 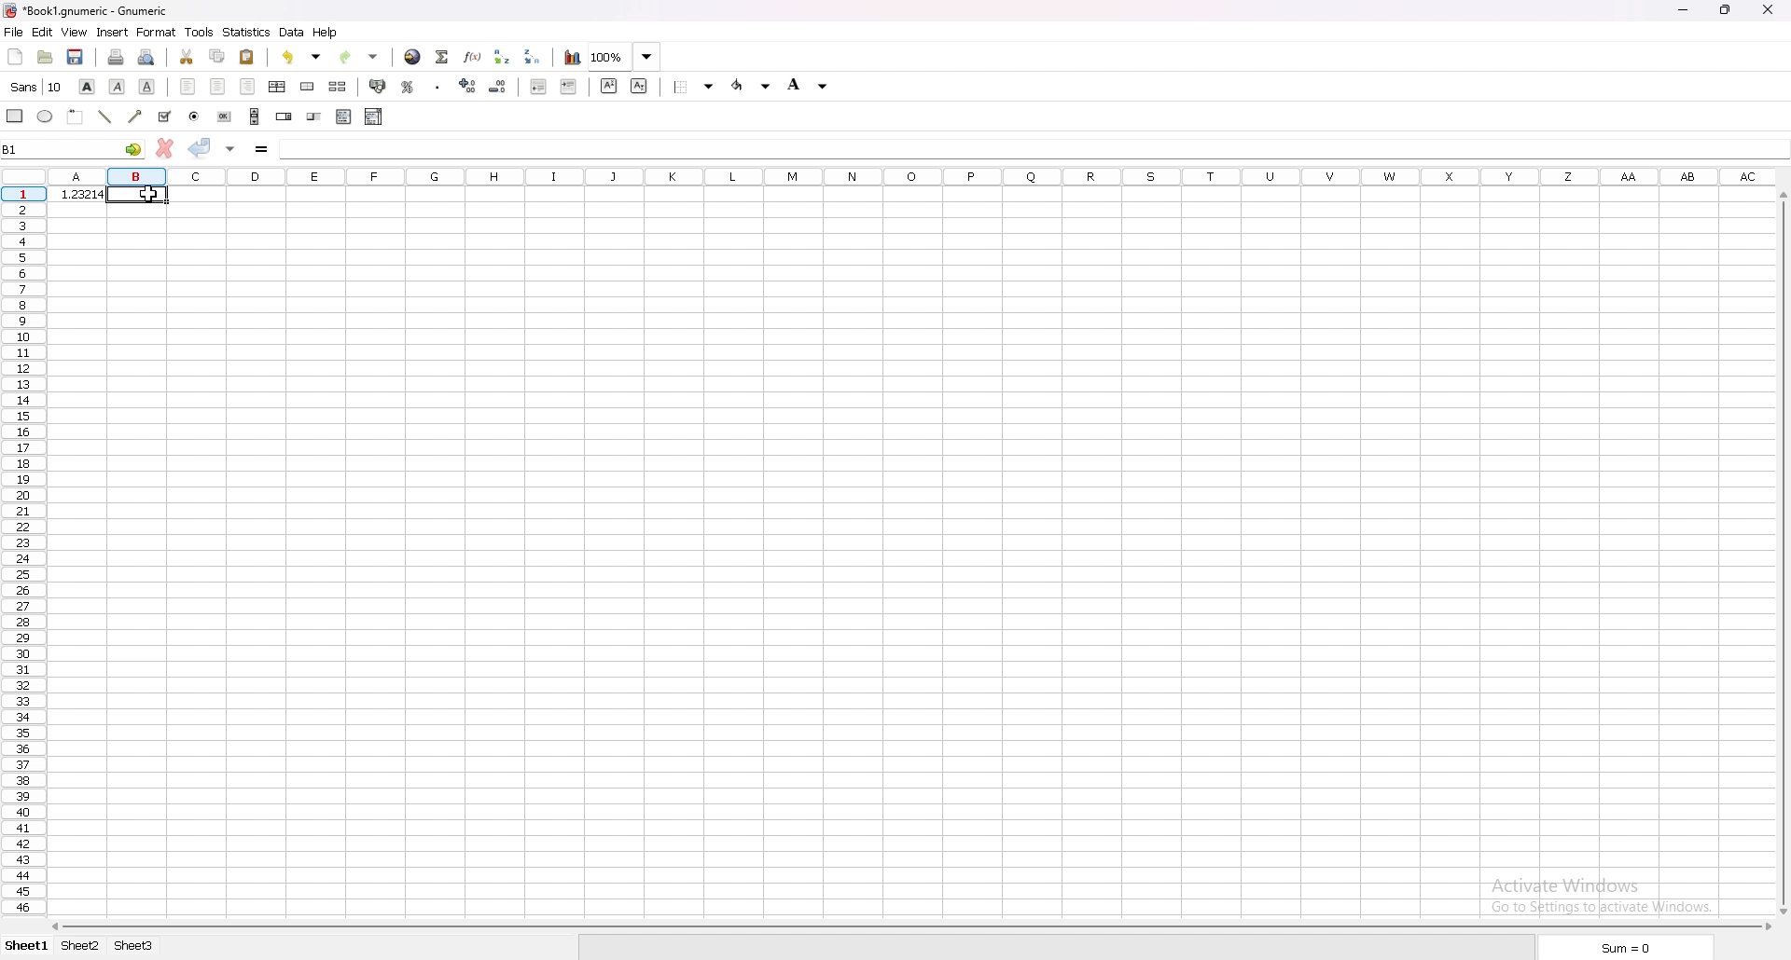 I want to click on cell input, so click(x=1031, y=149).